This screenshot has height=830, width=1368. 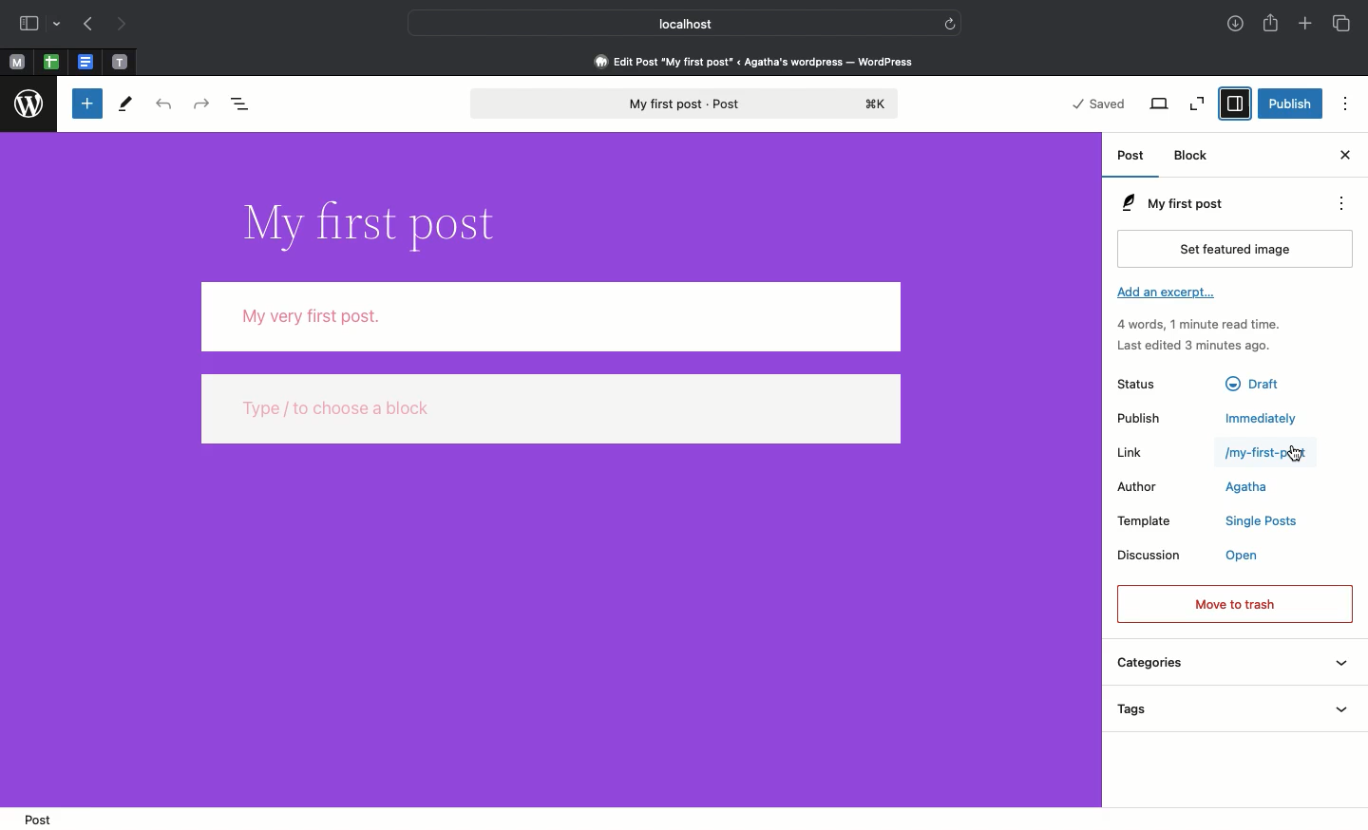 I want to click on Body, so click(x=552, y=316).